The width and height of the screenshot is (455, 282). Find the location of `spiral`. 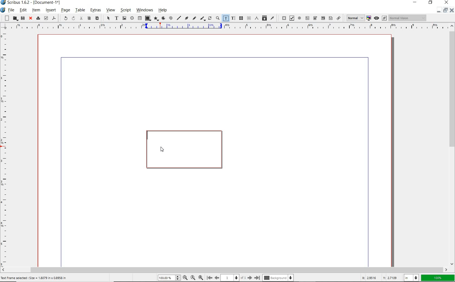

spiral is located at coordinates (171, 18).